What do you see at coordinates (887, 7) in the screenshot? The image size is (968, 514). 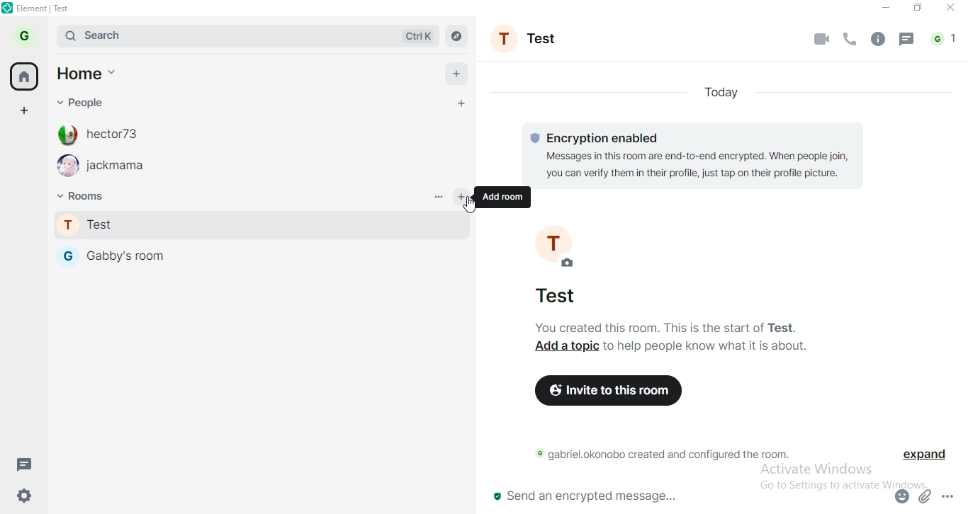 I see `minimise` at bounding box center [887, 7].